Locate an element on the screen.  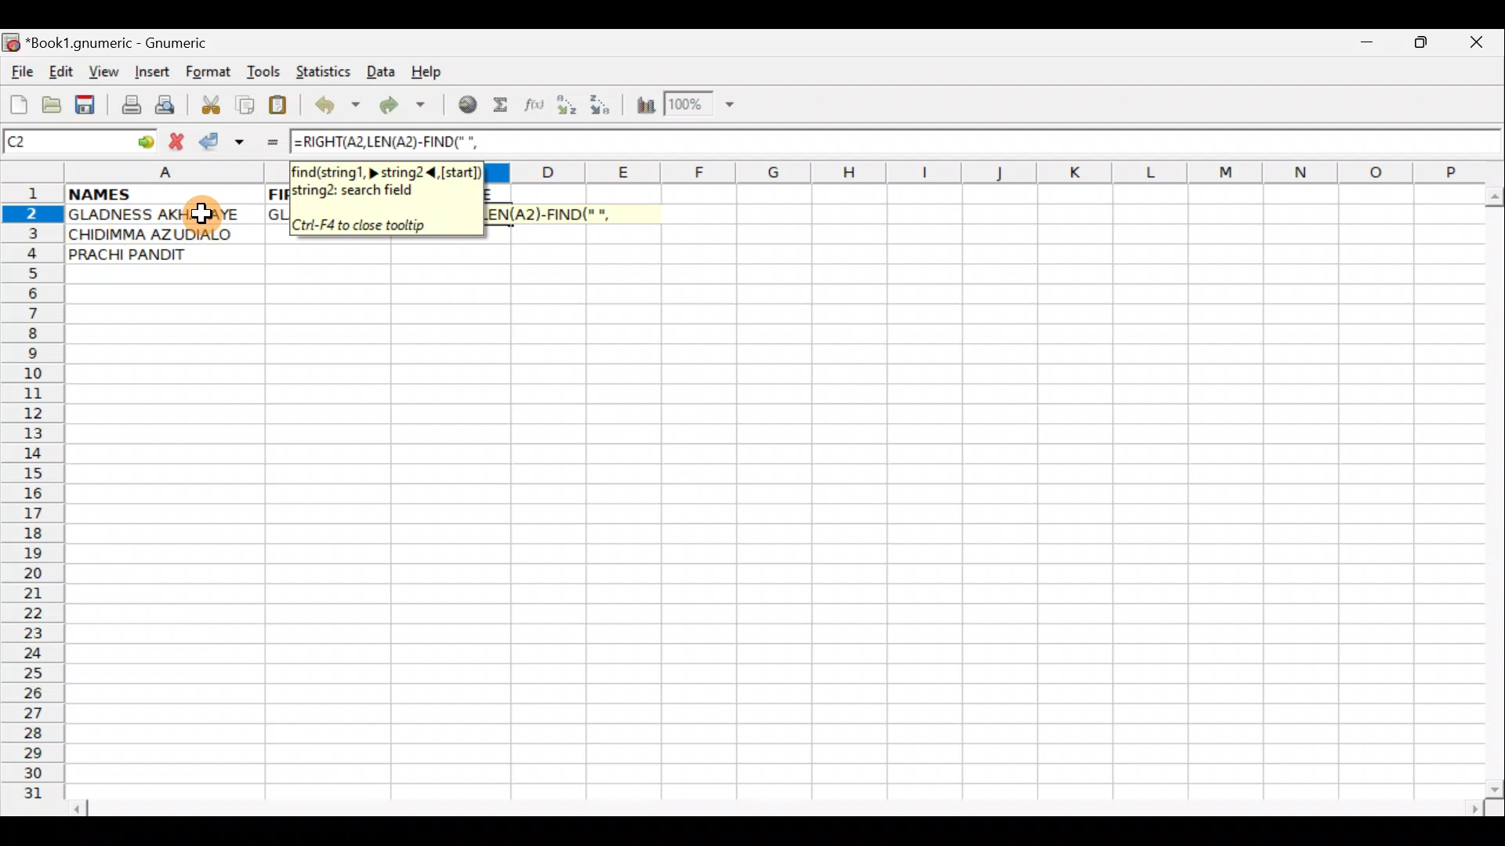
Help is located at coordinates (427, 72).